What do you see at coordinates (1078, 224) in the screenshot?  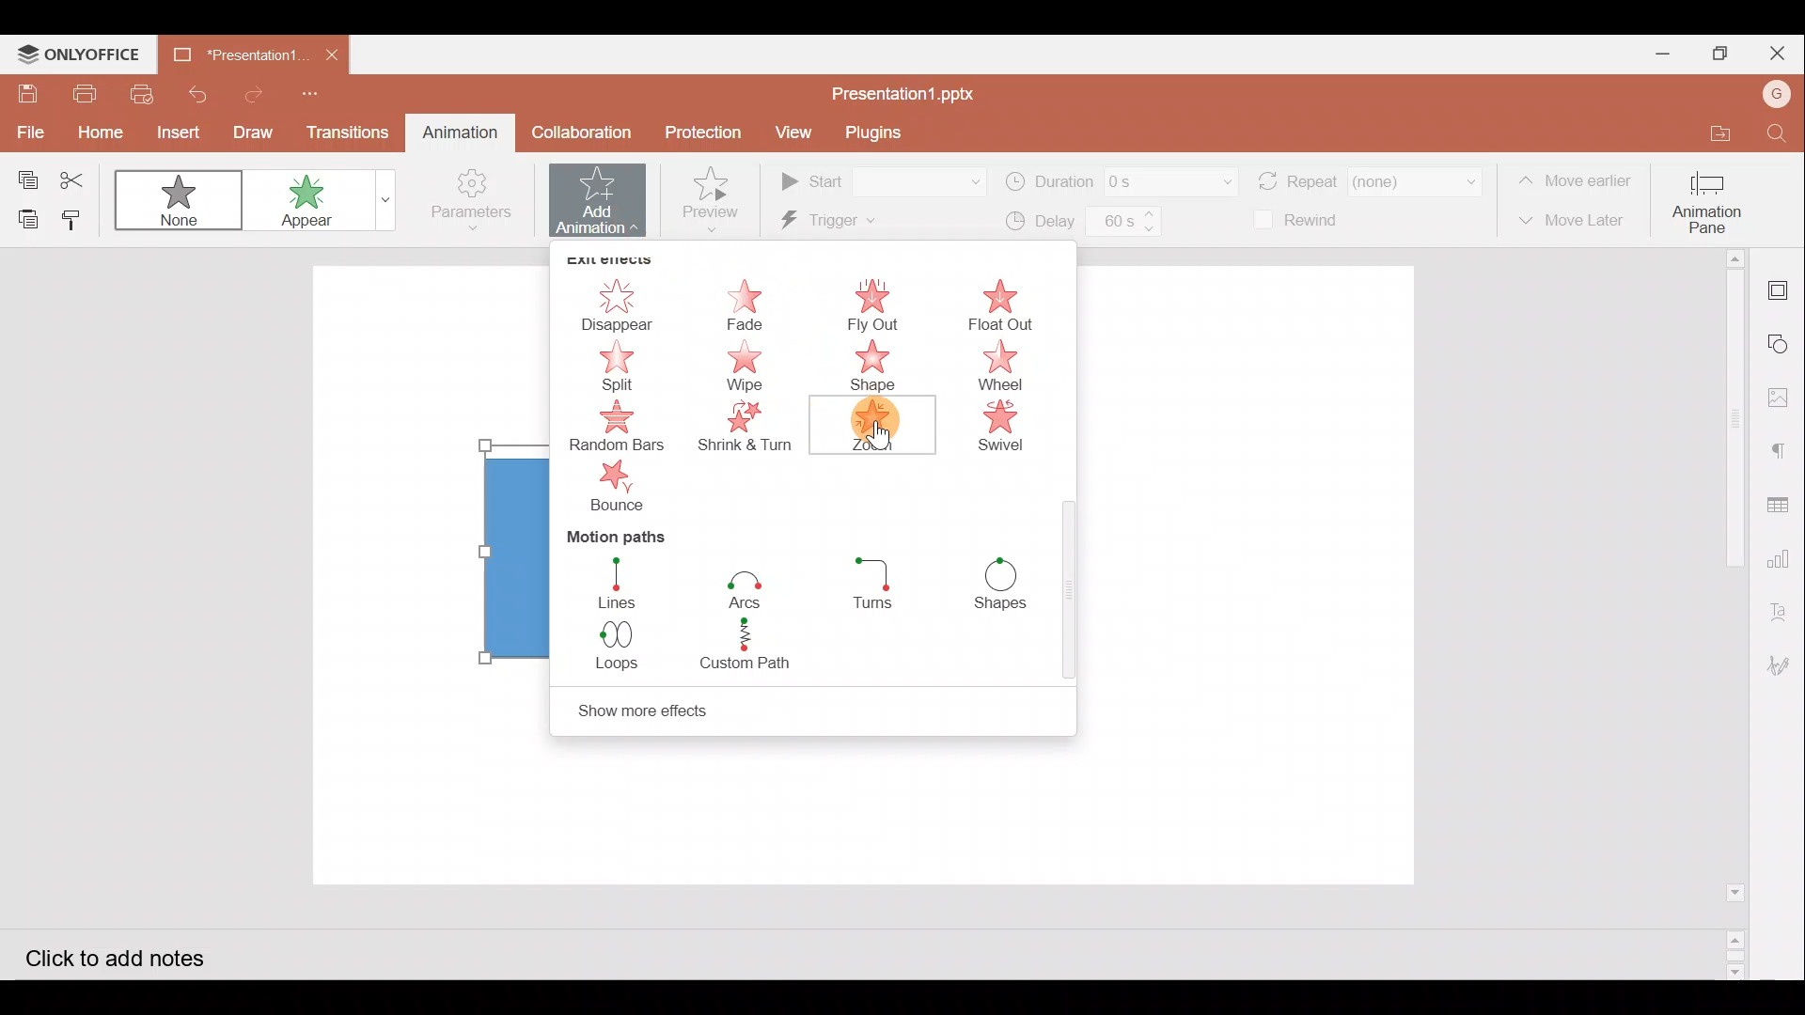 I see `Delay` at bounding box center [1078, 224].